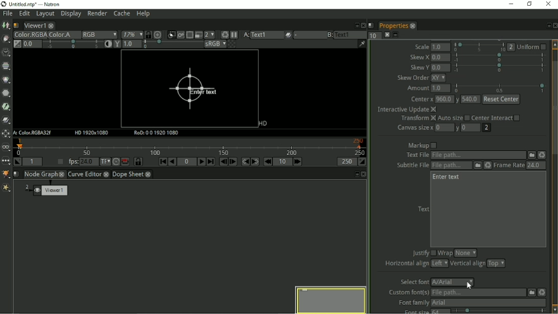 Image resolution: width=558 pixels, height=314 pixels. What do you see at coordinates (7, 66) in the screenshot?
I see `` at bounding box center [7, 66].